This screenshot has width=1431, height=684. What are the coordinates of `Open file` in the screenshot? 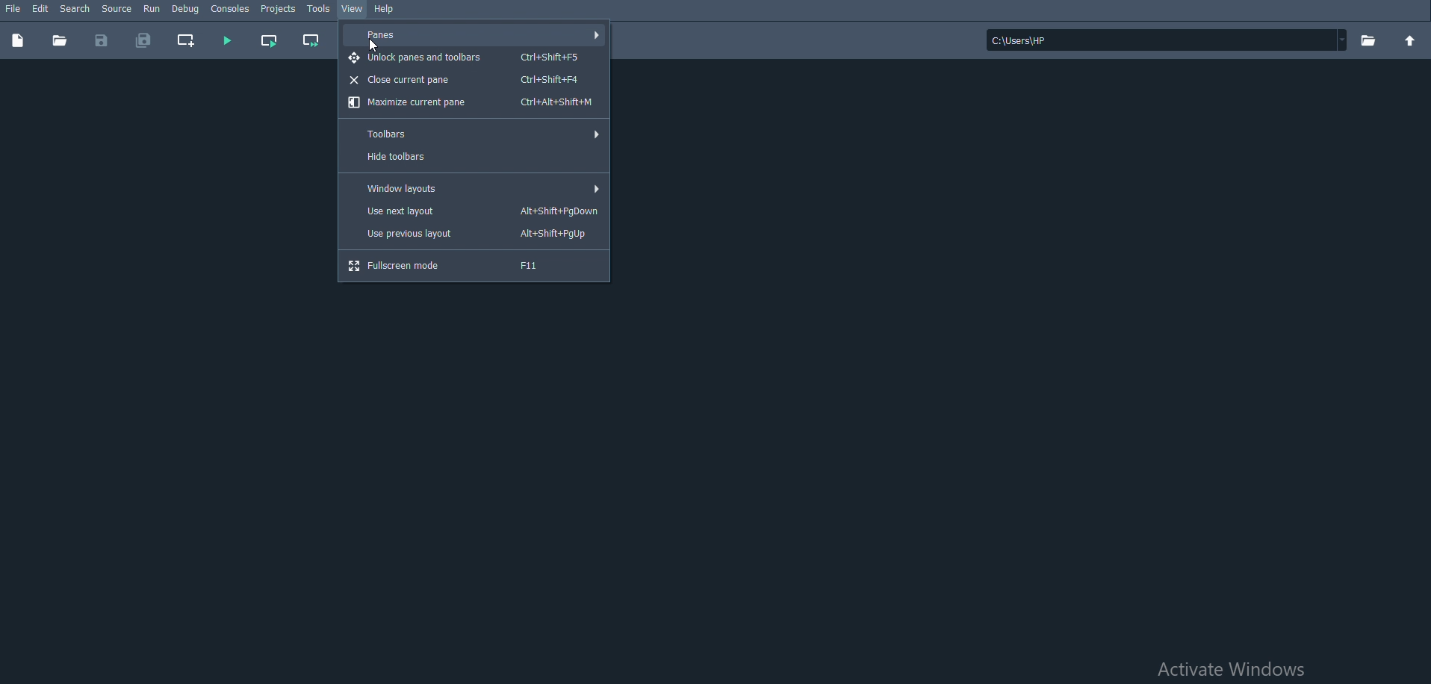 It's located at (60, 40).